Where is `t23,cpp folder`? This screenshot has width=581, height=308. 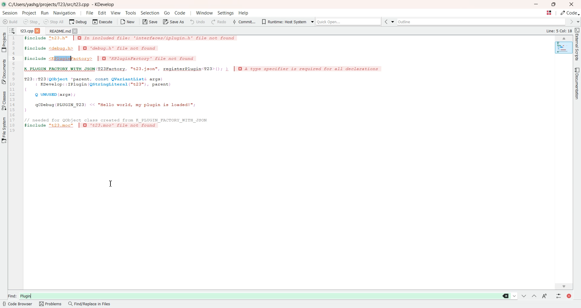 t23,cpp folder is located at coordinates (26, 30).